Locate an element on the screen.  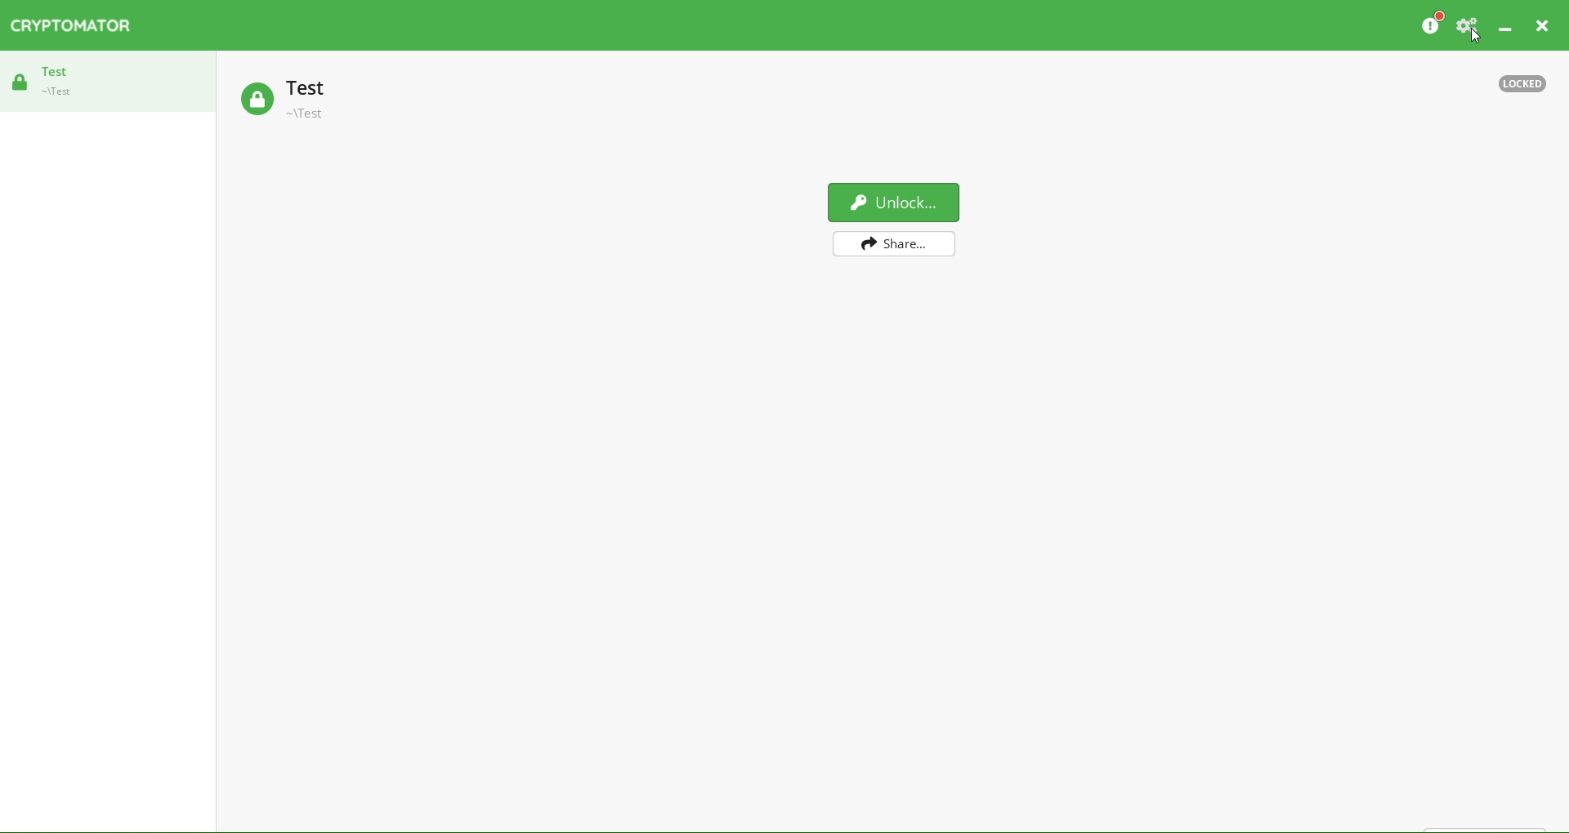
Minimize is located at coordinates (1502, 27).